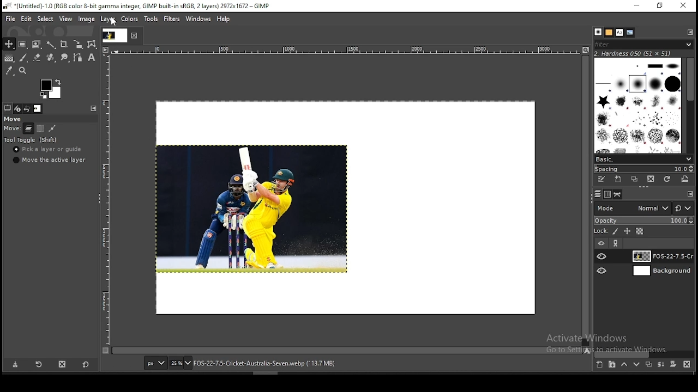 This screenshot has height=392, width=698. What do you see at coordinates (687, 364) in the screenshot?
I see `delete layer` at bounding box center [687, 364].